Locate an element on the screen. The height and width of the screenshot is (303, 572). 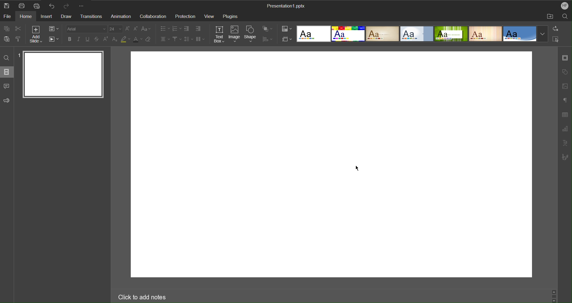
Increase Size is located at coordinates (127, 29).